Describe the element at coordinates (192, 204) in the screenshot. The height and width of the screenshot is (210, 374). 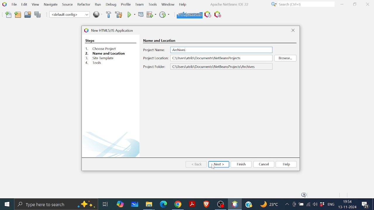
I see `Adobe reader` at that location.